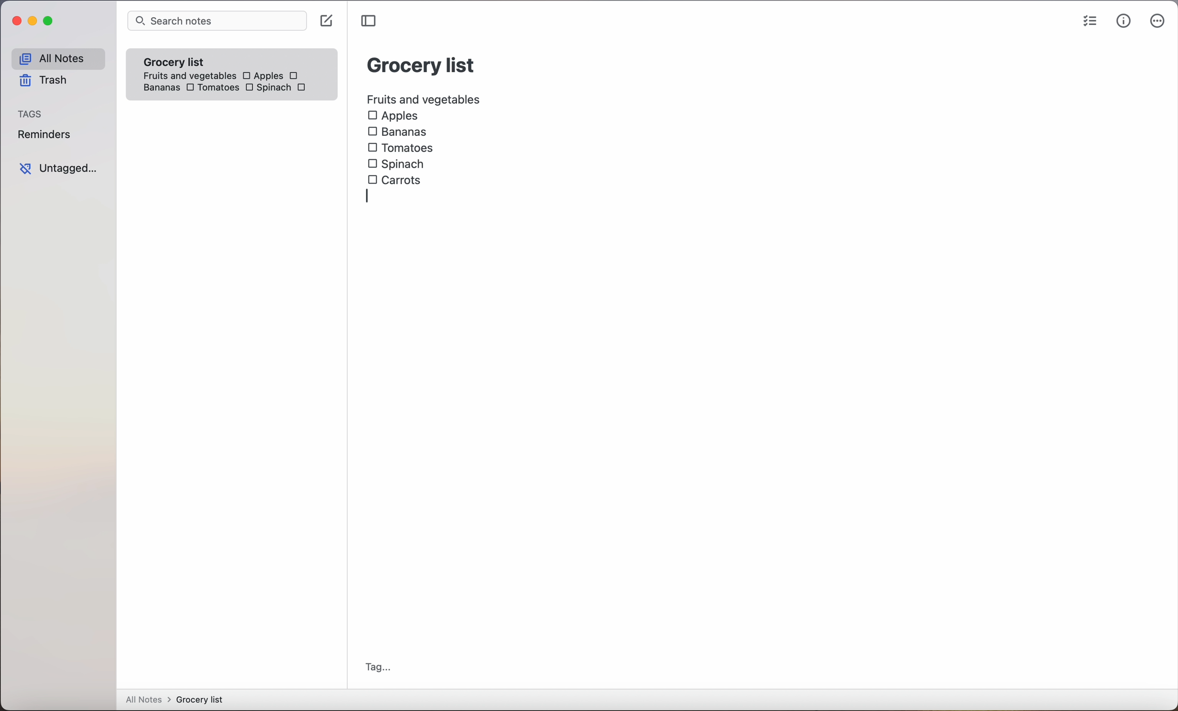 The image size is (1178, 711). I want to click on Apples checkbox, so click(262, 75).